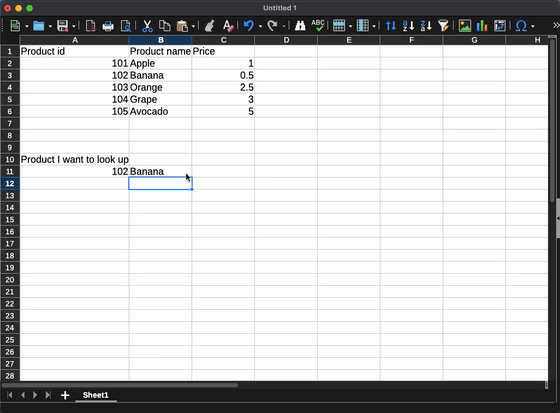 The image size is (560, 413). What do you see at coordinates (501, 26) in the screenshot?
I see `pivot table` at bounding box center [501, 26].